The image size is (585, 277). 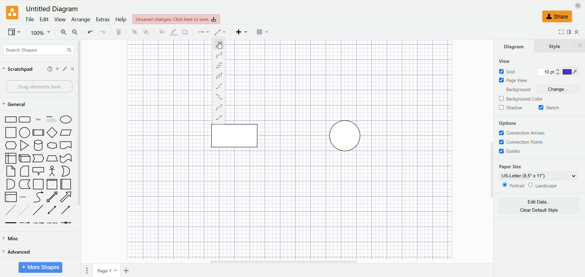 I want to click on view, so click(x=60, y=19).